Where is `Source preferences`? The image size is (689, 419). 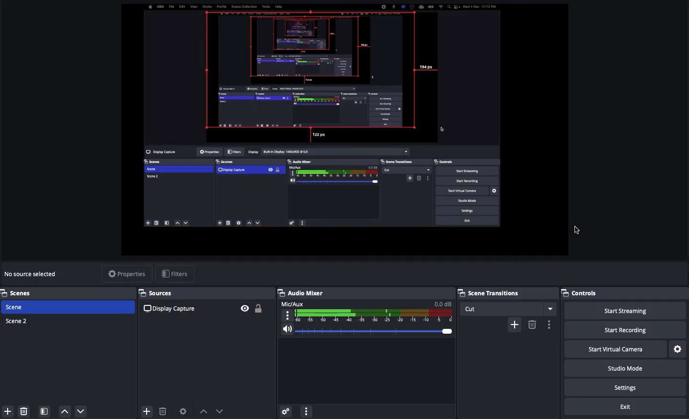
Source preferences is located at coordinates (184, 411).